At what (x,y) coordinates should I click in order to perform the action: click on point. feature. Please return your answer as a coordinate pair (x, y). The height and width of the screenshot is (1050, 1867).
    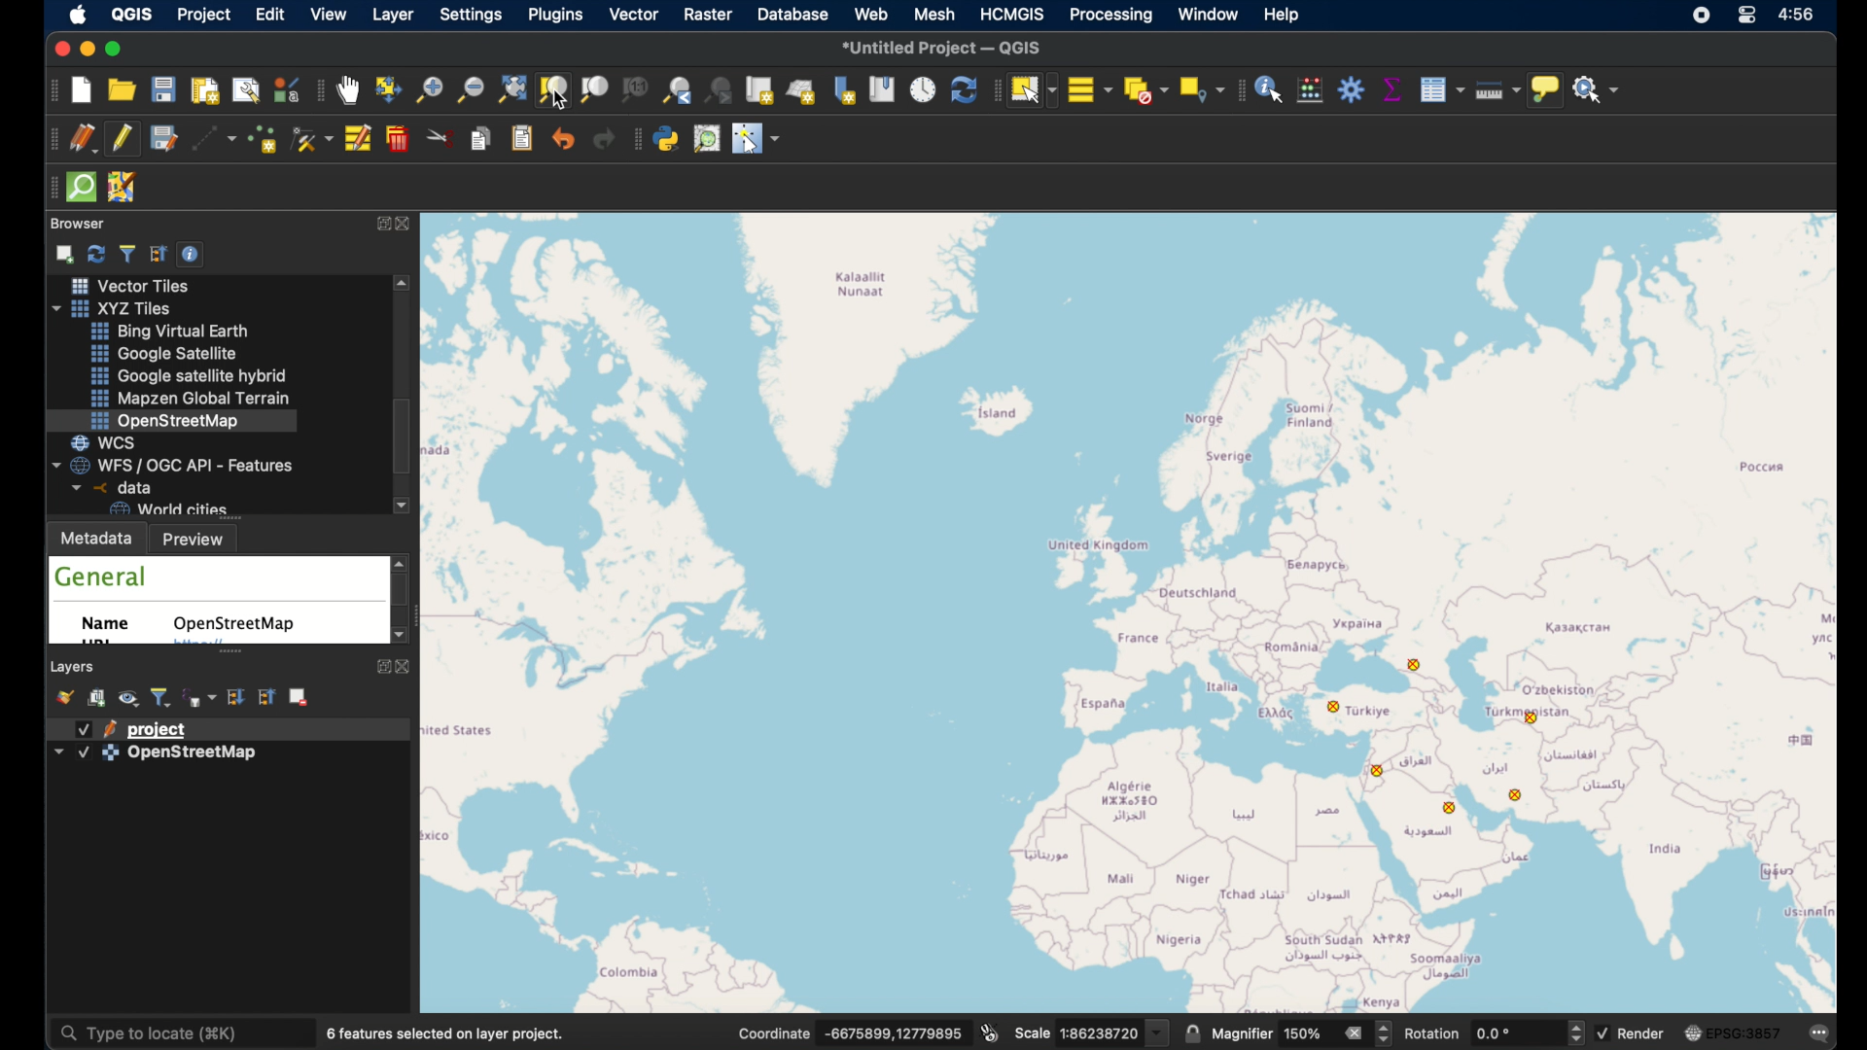
    Looking at the image, I should click on (1536, 718).